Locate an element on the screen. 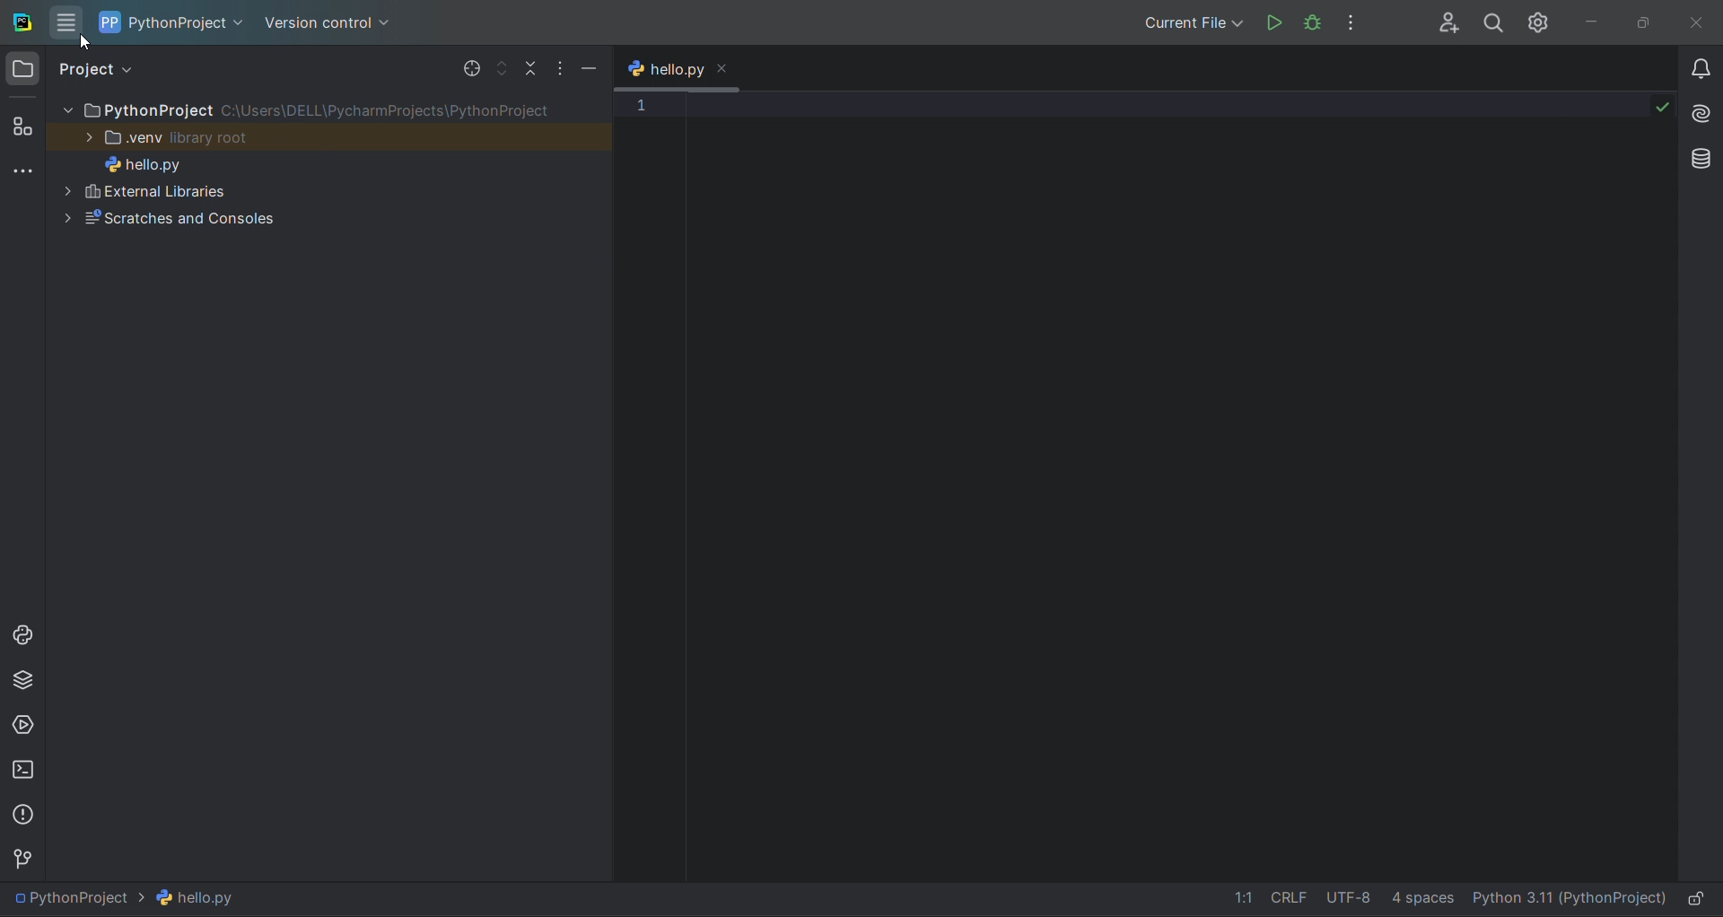 Image resolution: width=1723 pixels, height=917 pixels. interpreter is located at coordinates (1567, 901).